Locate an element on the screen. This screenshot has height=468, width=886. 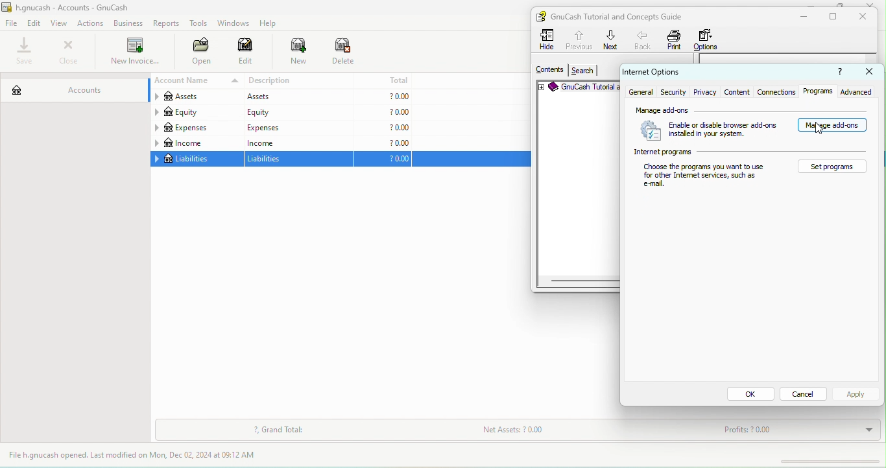
internet options is located at coordinates (673, 73).